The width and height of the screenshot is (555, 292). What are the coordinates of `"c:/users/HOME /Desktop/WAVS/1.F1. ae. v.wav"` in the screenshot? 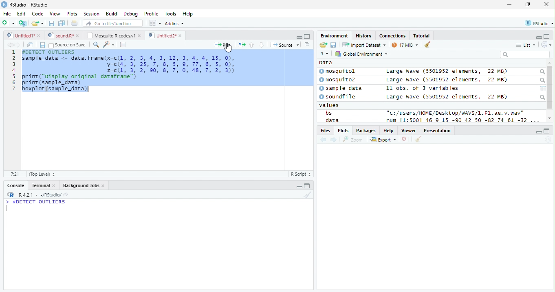 It's located at (456, 113).